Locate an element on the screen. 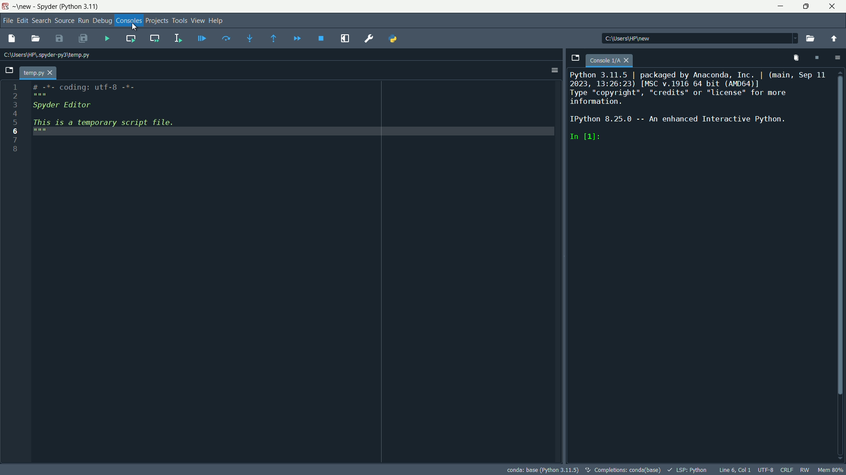  debug file is located at coordinates (202, 38).